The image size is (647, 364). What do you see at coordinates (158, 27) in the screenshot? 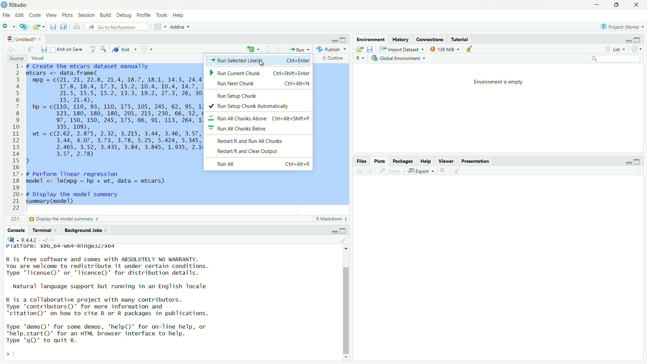
I see `workspace panes` at bounding box center [158, 27].